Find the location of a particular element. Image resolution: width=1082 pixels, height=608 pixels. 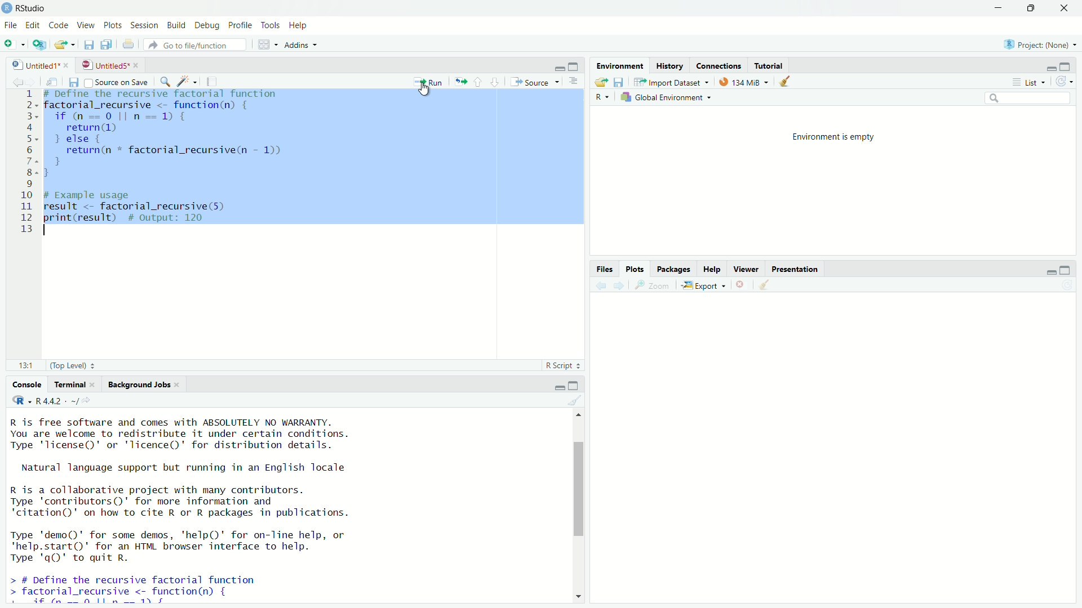

R is free software and comes with ABSOLUTELY NO WARRANTY.

You are welcome to redistribute it under certain conditions.

Type 'license()' or 'licence()' for distribution details.
Natural language support but running in an English locale

R is a collaborative project with many contributors.

Type 'contributors()' for more information and

‘citation()' on how to cite R or R packages in publications.

Type 'demo()' for some demos, 'help()' for on-line help, or

'help.start()' for an HTML browser interface to help.

Type 'q0"' to quit R.

> # Define the recursive factorial function

> factorial_recursive <- function(n) {

if fm o— nlm) S is located at coordinates (178, 511).